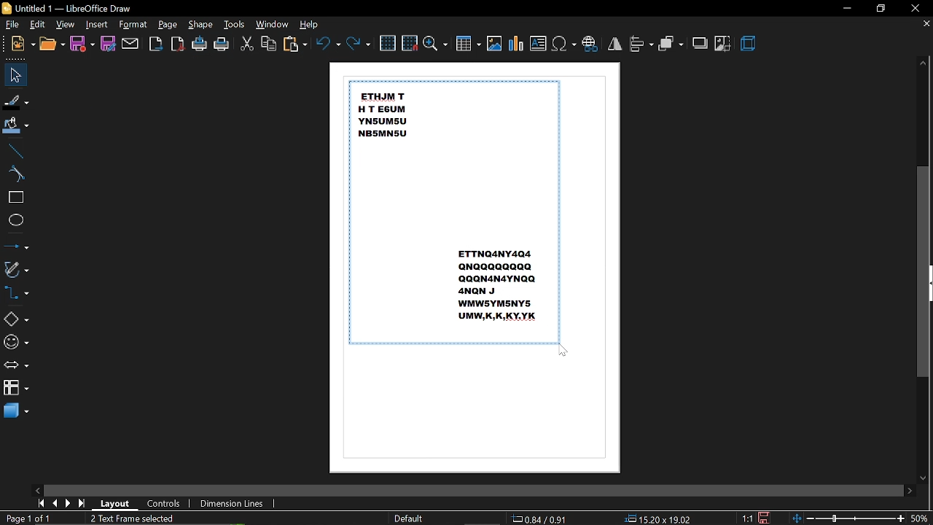 This screenshot has width=933, height=525. Describe the element at coordinates (247, 44) in the screenshot. I see `cut ` at that location.